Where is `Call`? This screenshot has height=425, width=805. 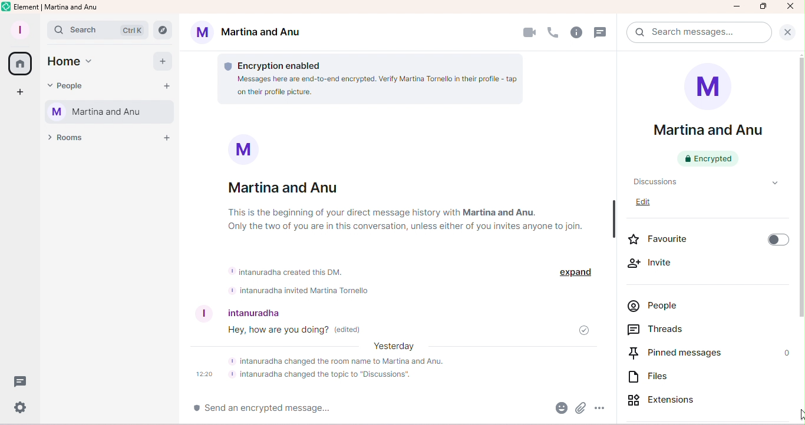
Call is located at coordinates (553, 33).